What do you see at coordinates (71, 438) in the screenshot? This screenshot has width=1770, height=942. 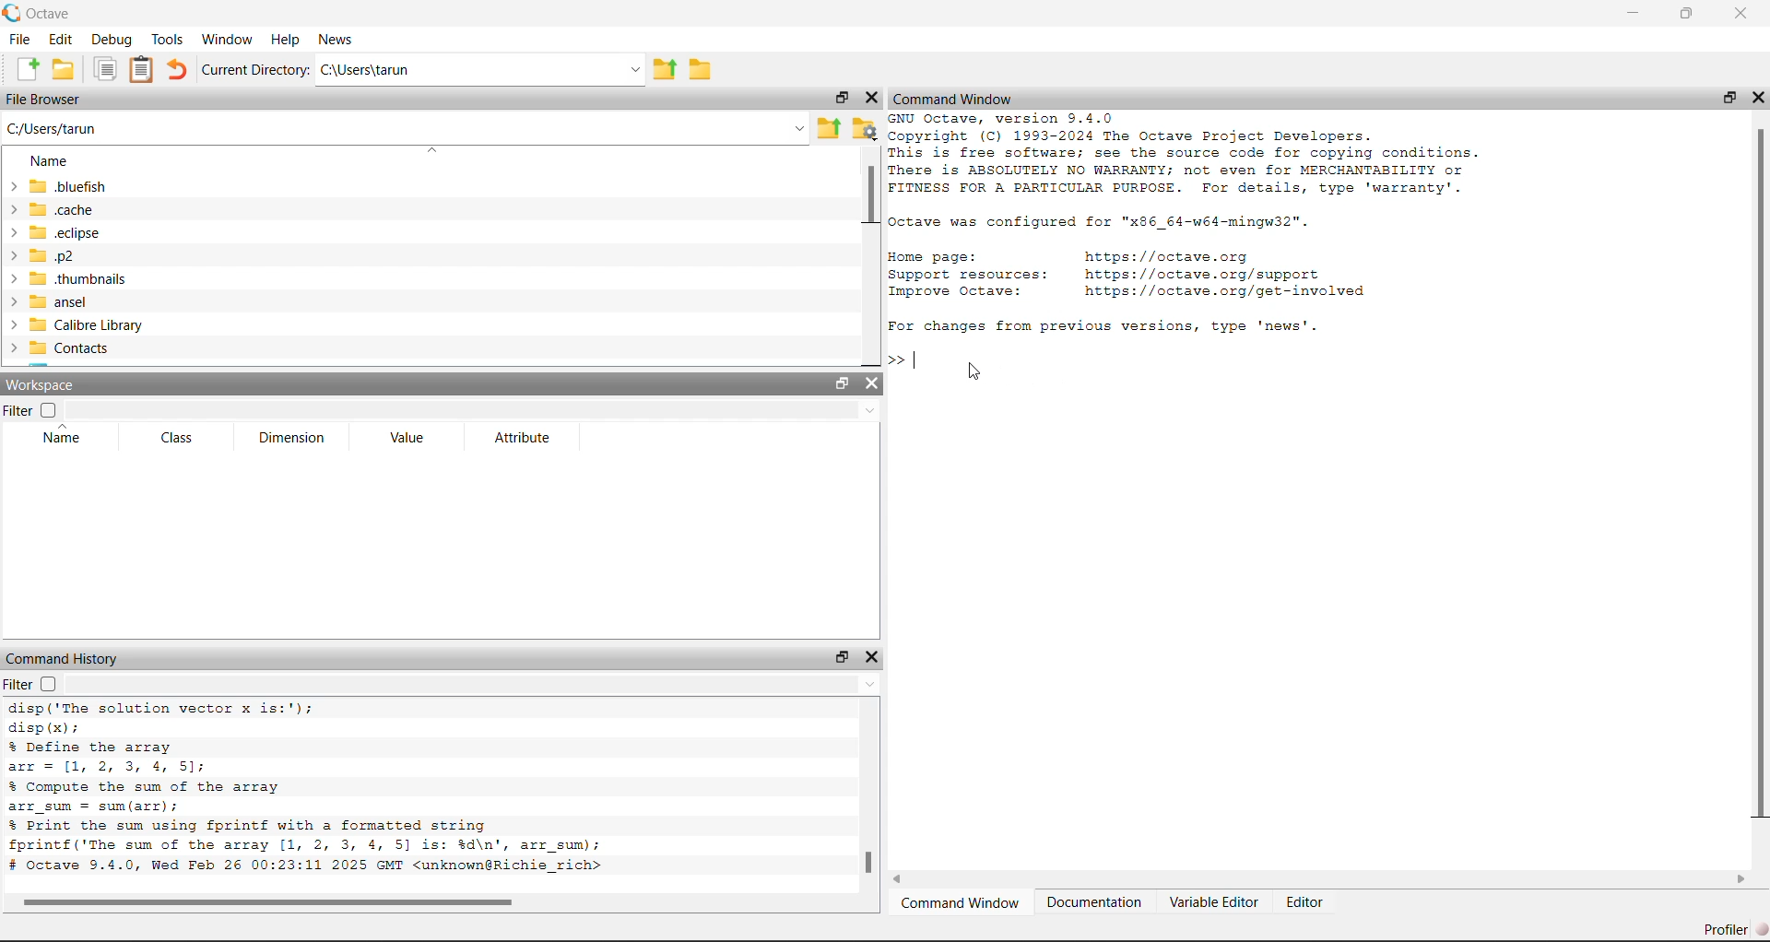 I see `Name` at bounding box center [71, 438].